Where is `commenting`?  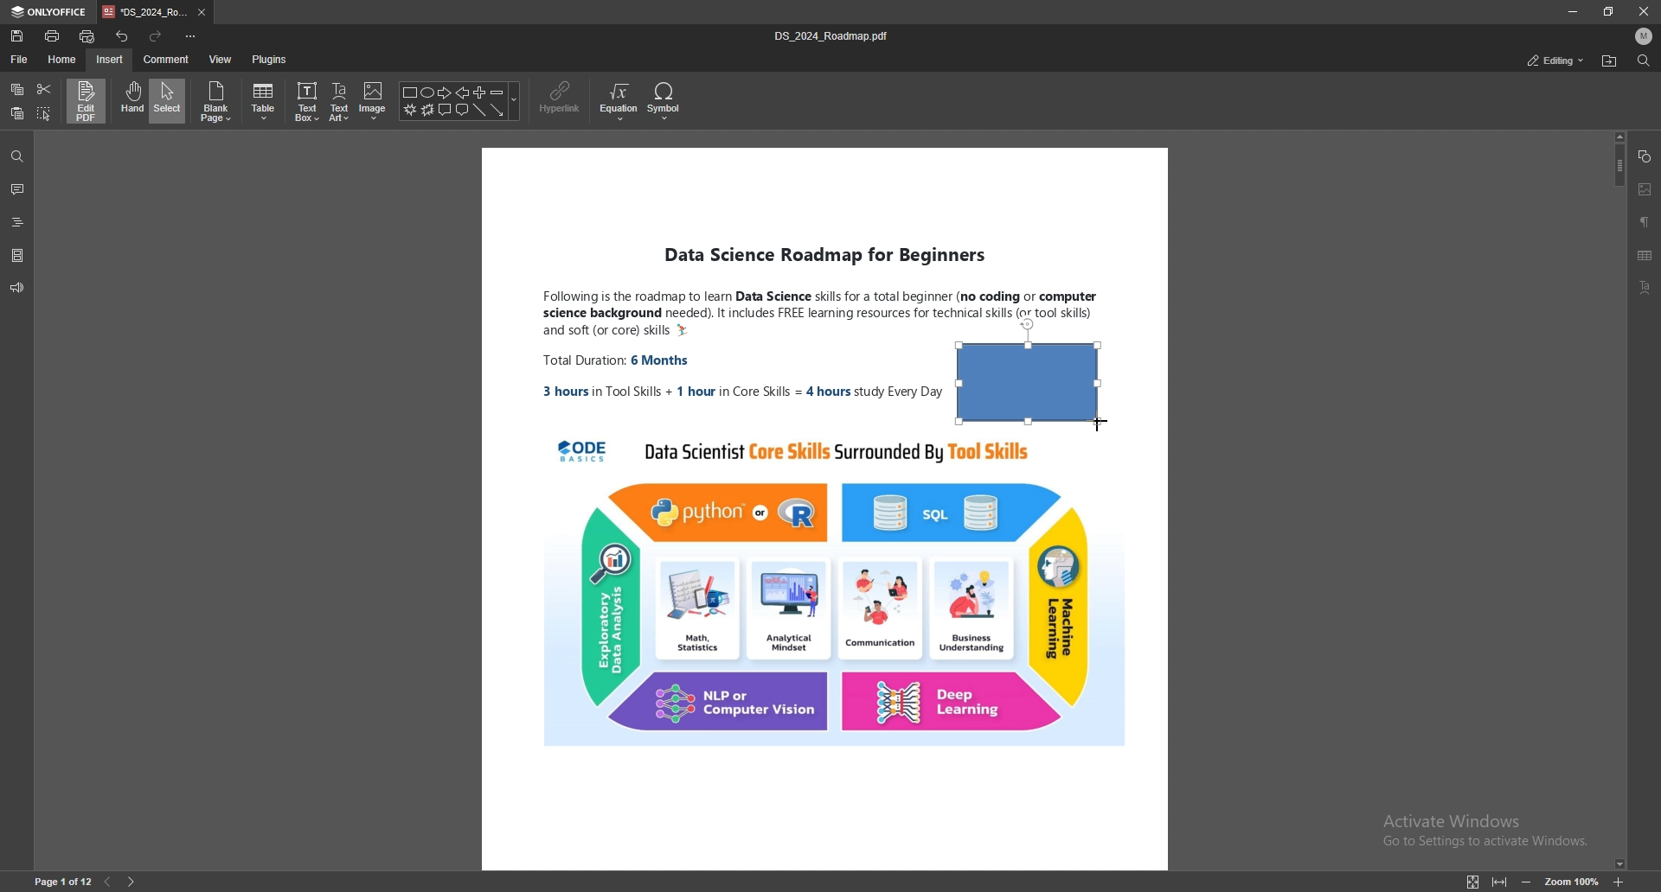 commenting is located at coordinates (1542, 60).